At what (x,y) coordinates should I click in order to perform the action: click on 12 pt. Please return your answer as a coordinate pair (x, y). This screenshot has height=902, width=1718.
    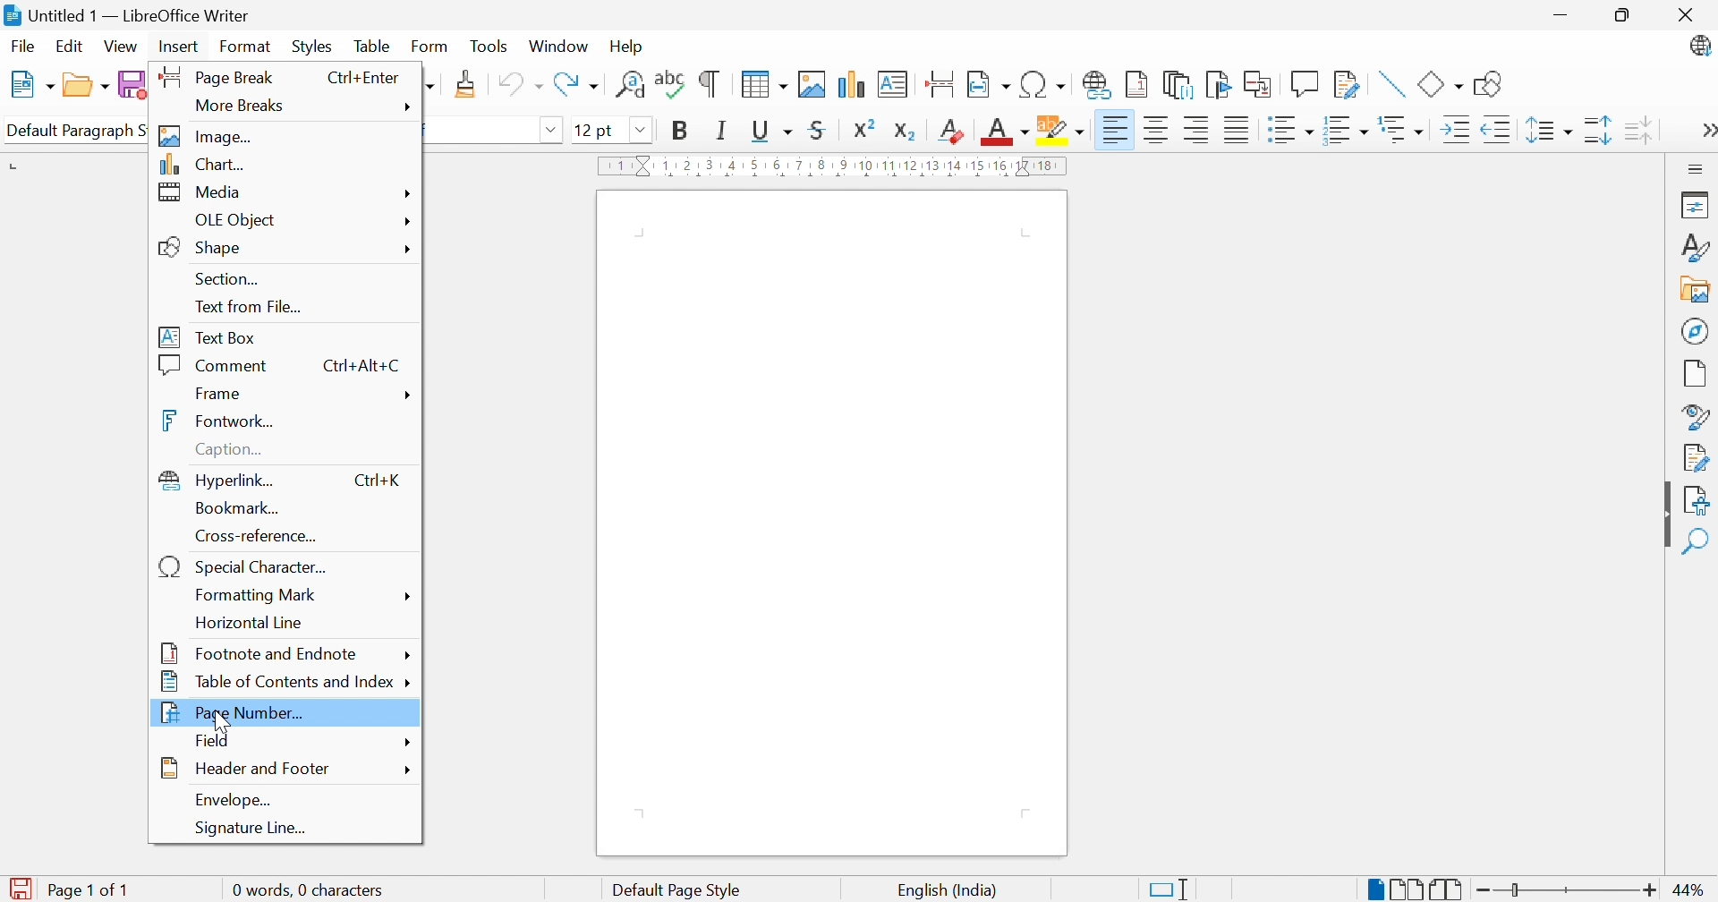
    Looking at the image, I should click on (593, 131).